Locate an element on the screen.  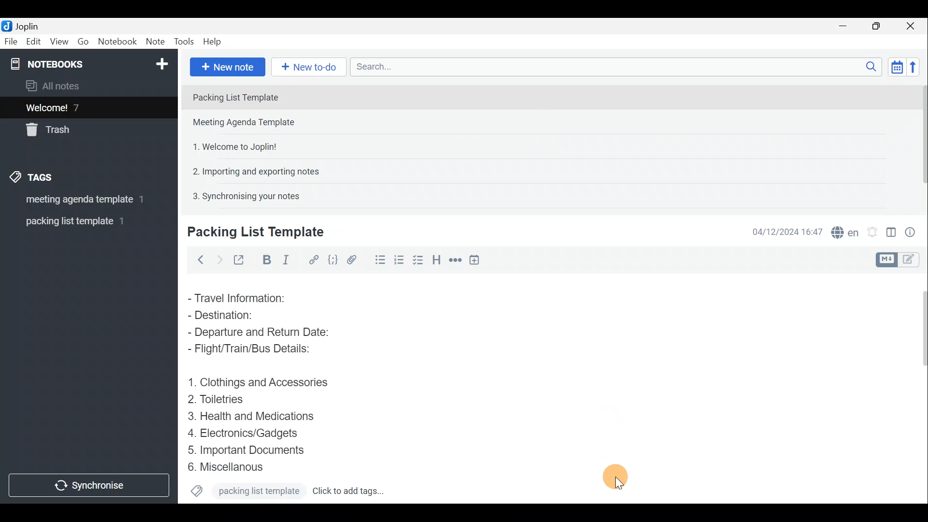
Go is located at coordinates (84, 42).